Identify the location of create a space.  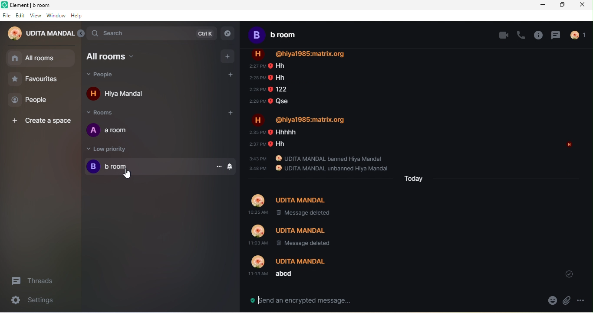
(40, 119).